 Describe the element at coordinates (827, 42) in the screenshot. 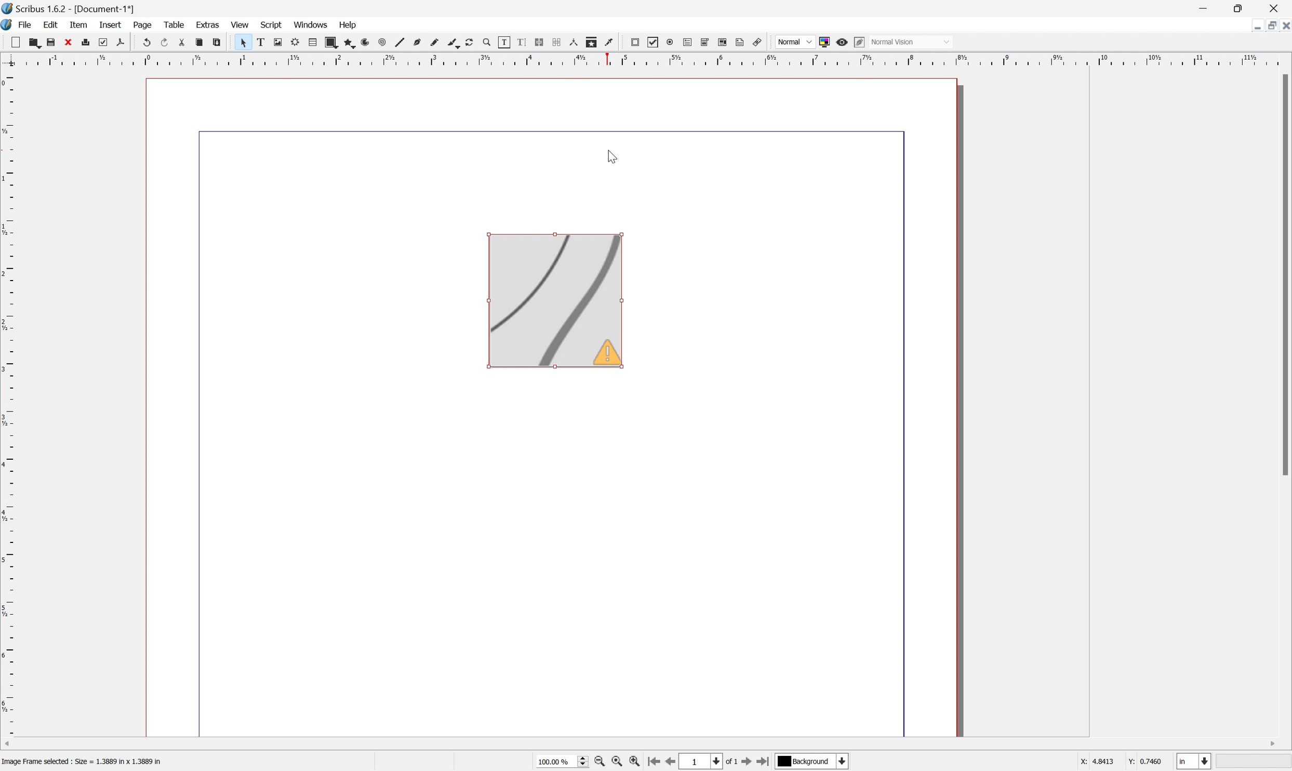

I see `Toggle color management system` at that location.